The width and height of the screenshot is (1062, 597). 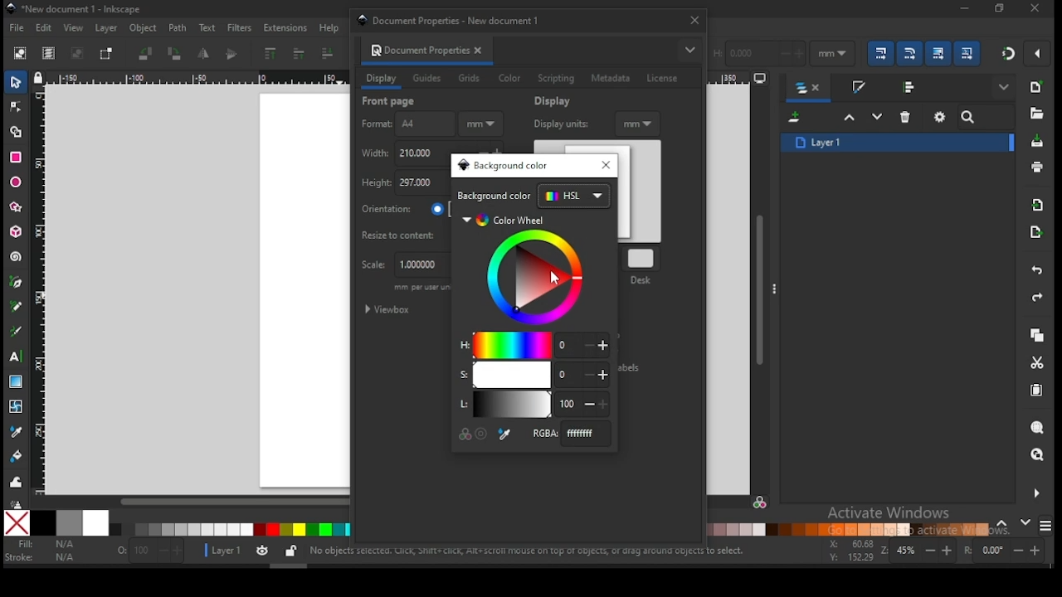 What do you see at coordinates (455, 20) in the screenshot?
I see `document properties window` at bounding box center [455, 20].